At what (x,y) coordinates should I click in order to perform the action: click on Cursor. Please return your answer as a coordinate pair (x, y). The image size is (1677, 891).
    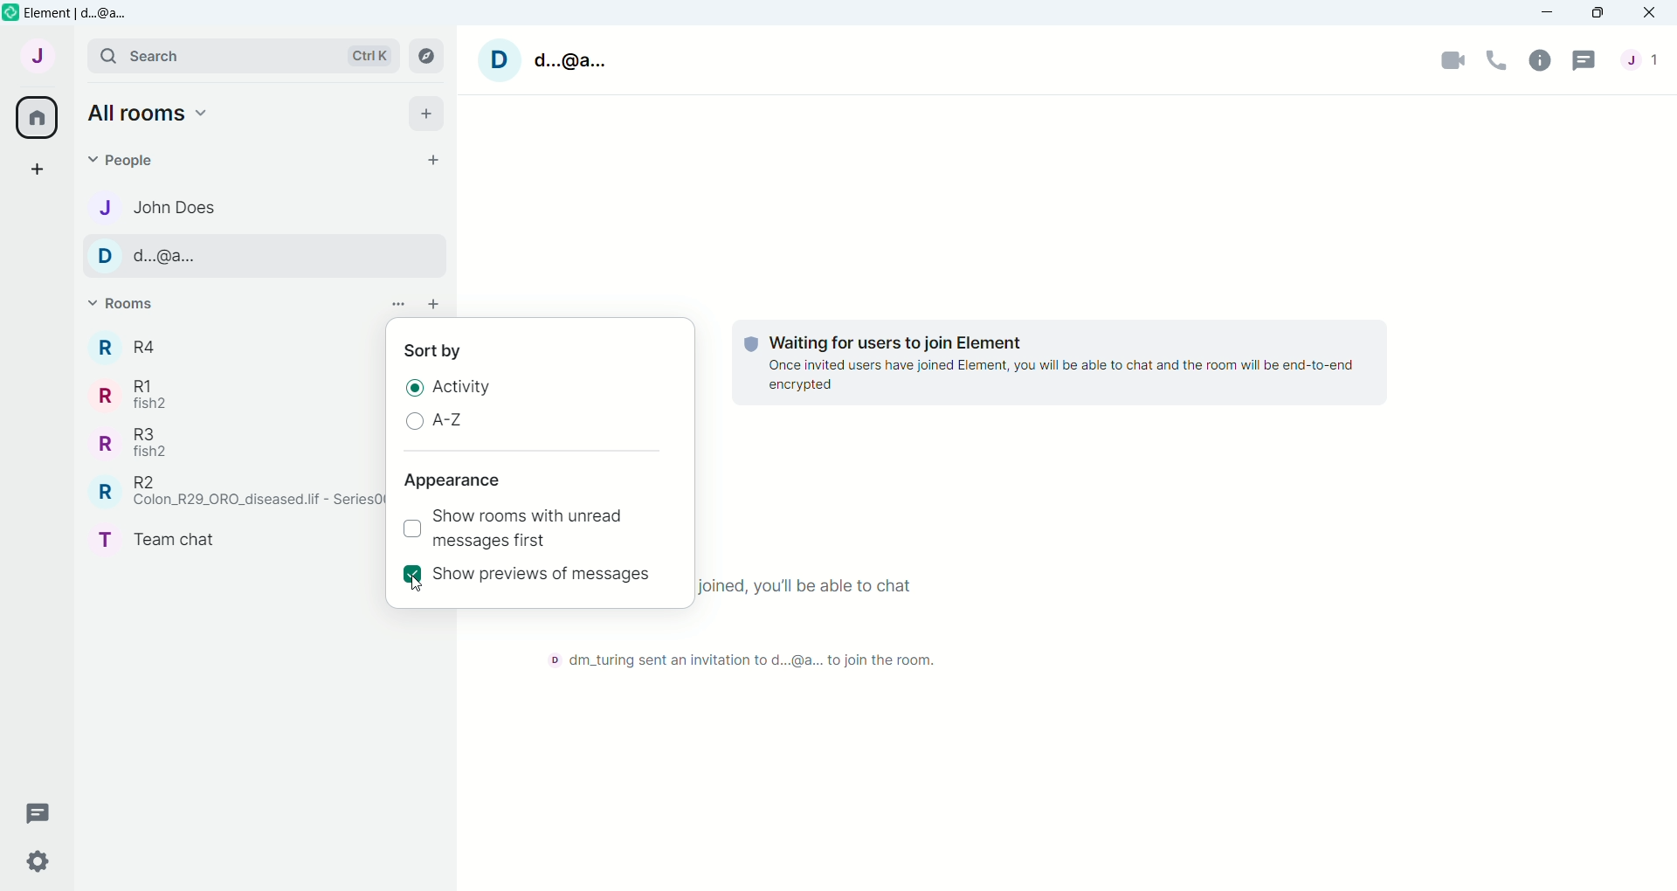
    Looking at the image, I should click on (415, 584).